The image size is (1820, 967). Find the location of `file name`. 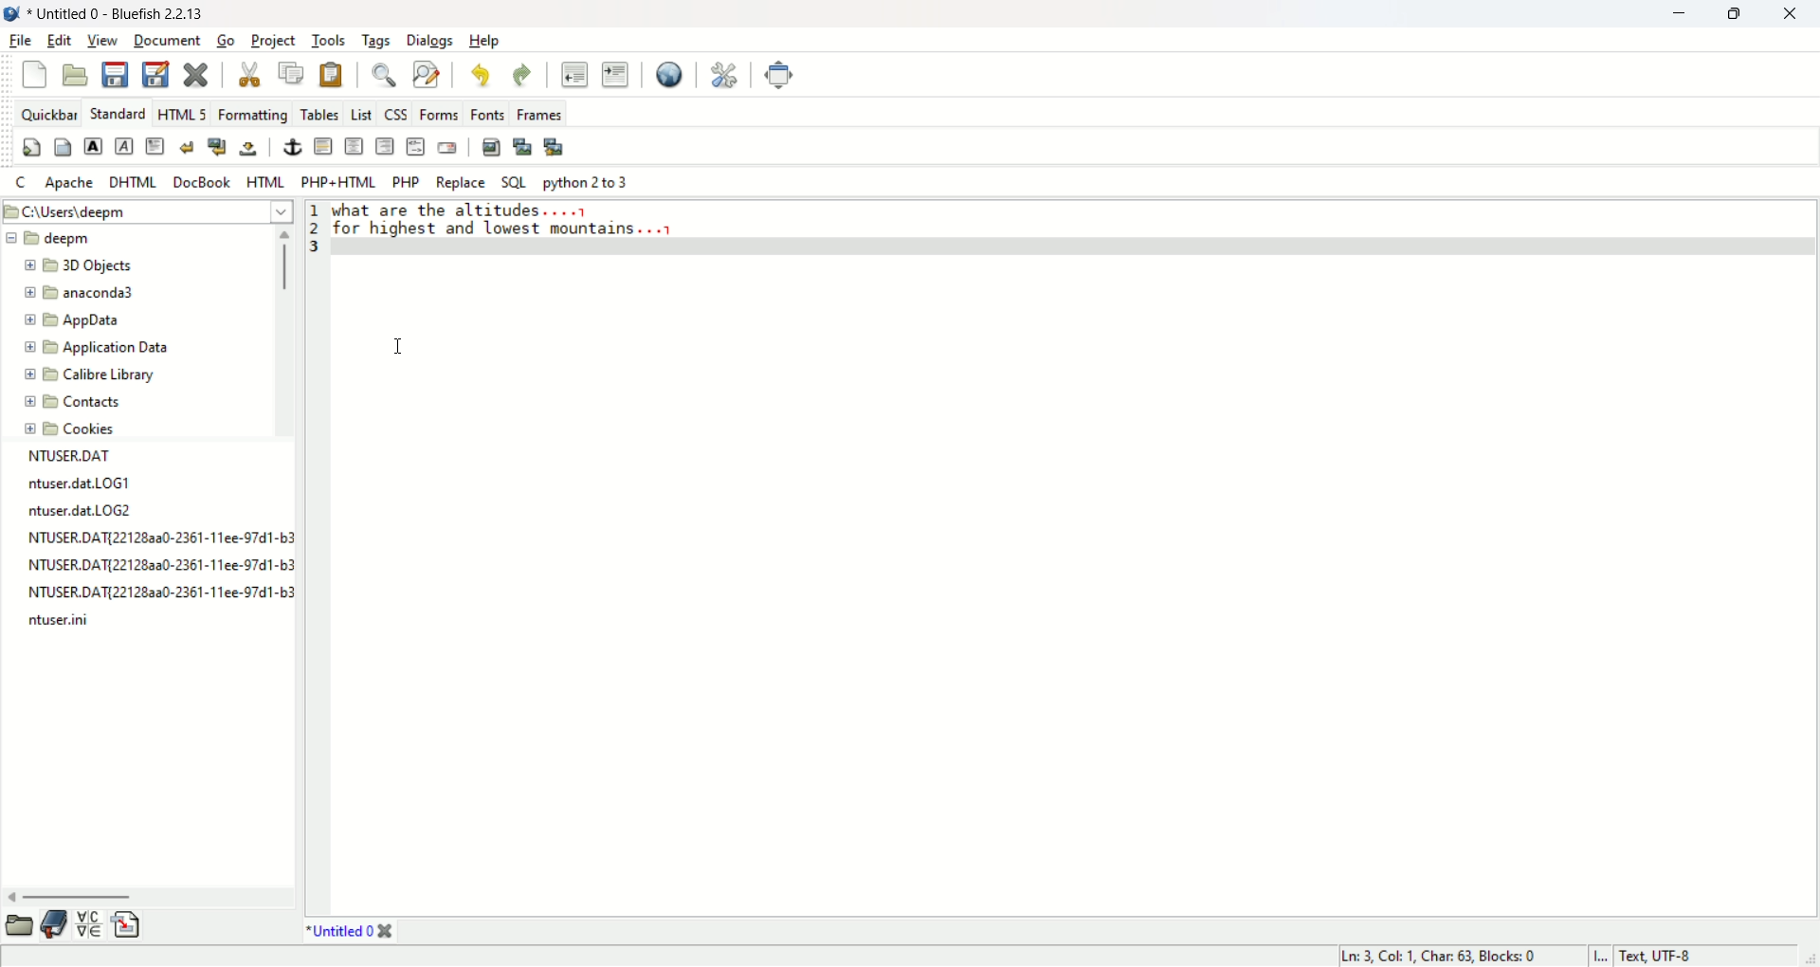

file name is located at coordinates (66, 625).